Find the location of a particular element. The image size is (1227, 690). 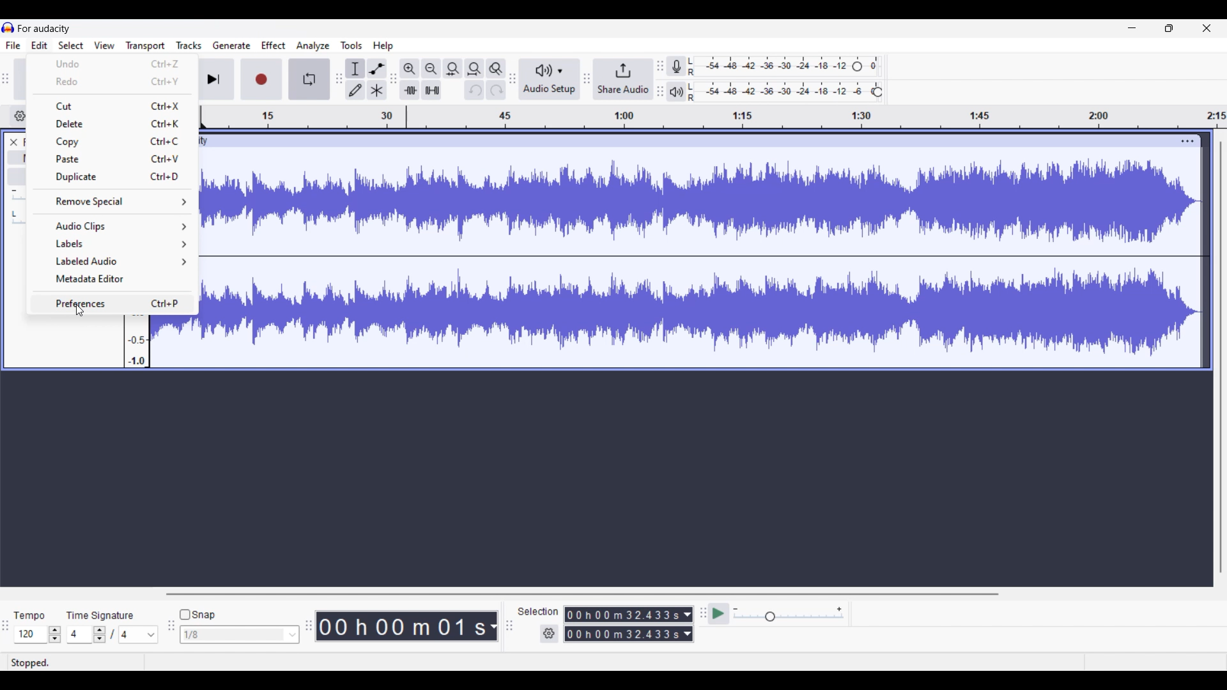

Software logo is located at coordinates (8, 27).